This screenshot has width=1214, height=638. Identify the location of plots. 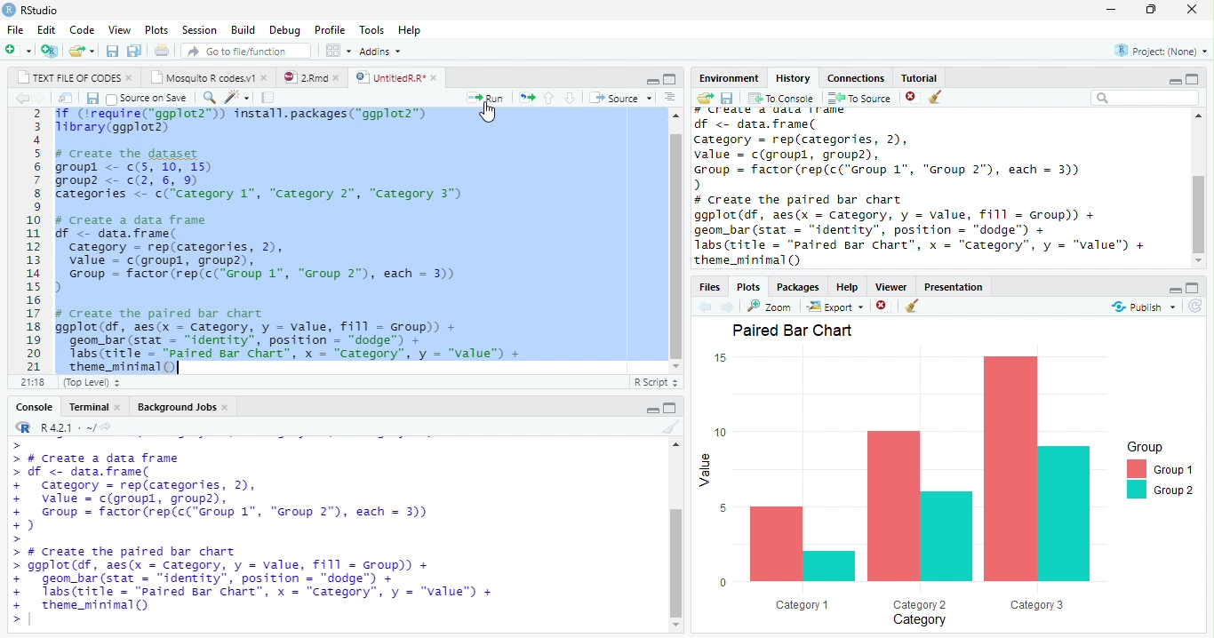
(155, 28).